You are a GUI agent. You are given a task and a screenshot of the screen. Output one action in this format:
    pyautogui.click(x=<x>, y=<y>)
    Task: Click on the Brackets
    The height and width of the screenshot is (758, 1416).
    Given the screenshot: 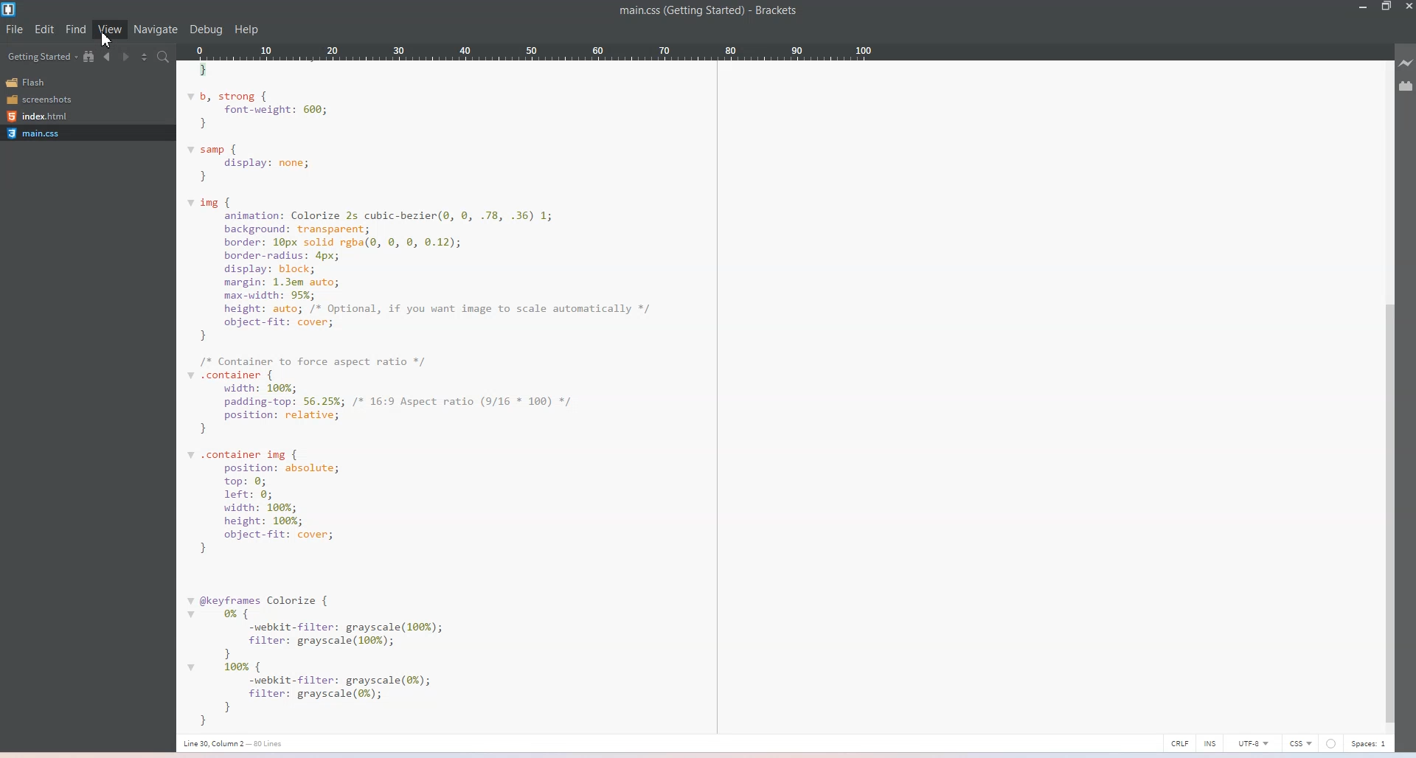 What is the action you would take?
    pyautogui.click(x=776, y=11)
    